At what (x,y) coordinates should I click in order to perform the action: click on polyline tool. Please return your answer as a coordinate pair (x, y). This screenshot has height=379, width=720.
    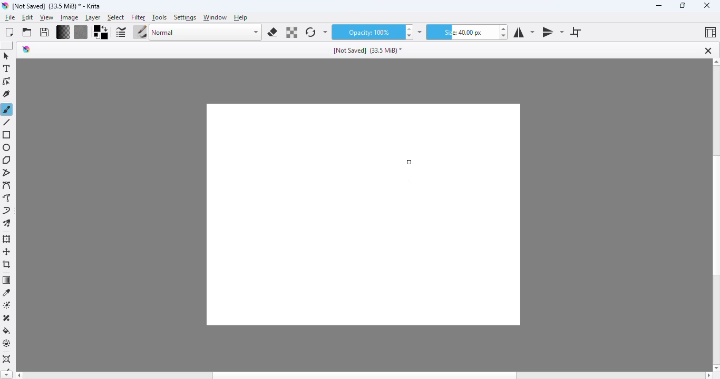
    Looking at the image, I should click on (7, 174).